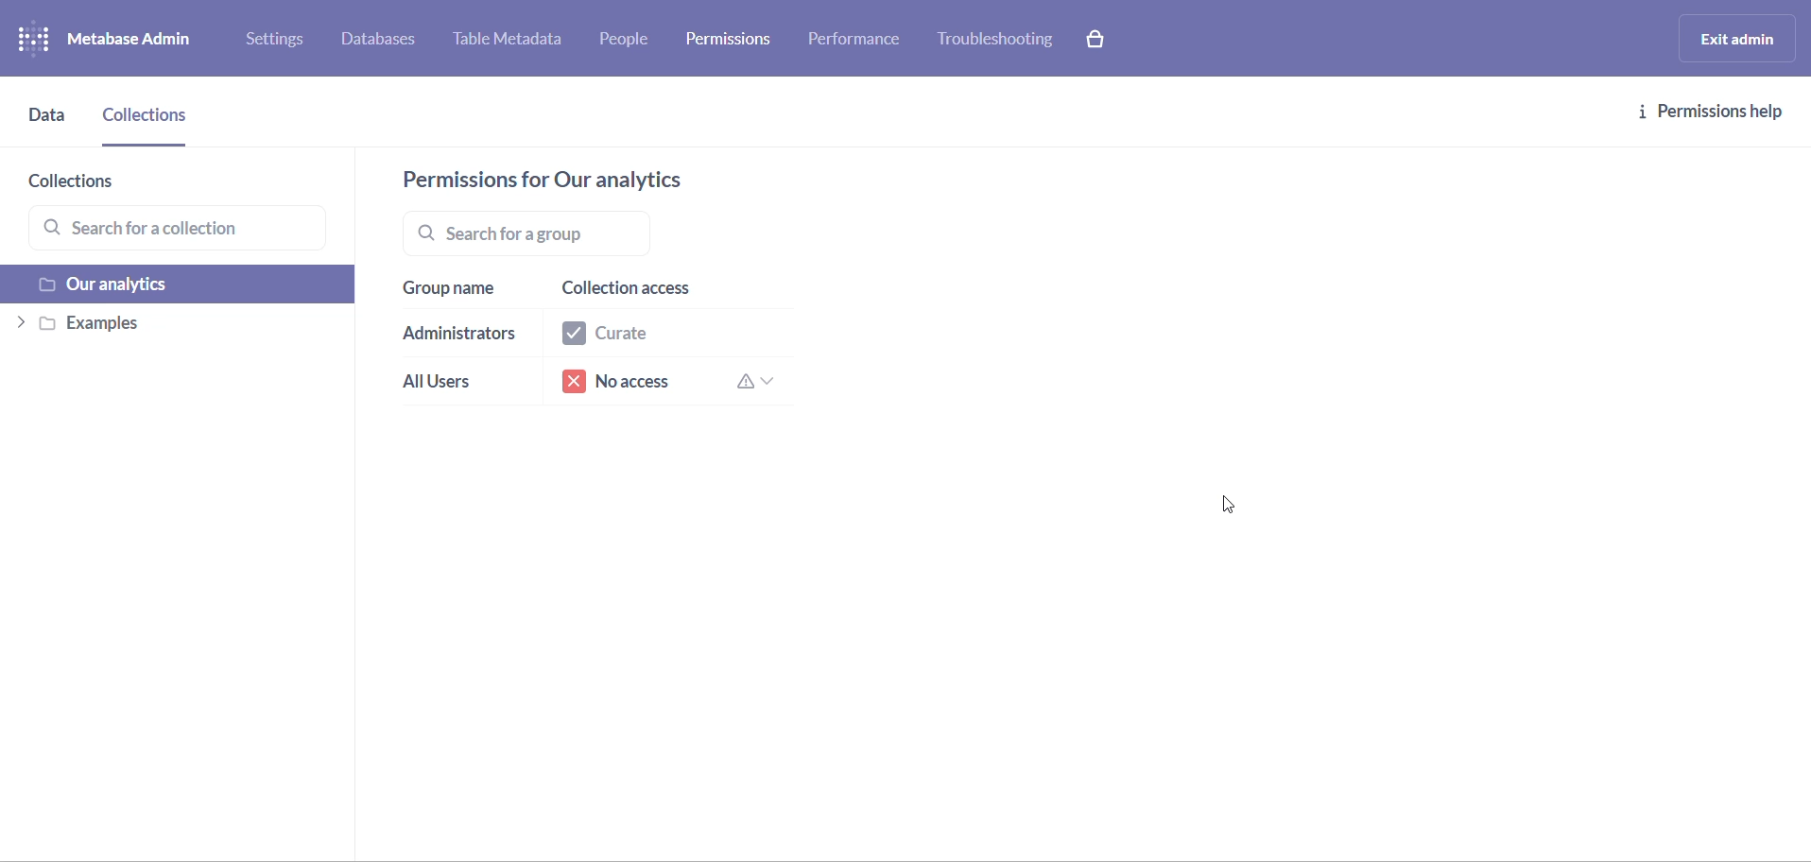 This screenshot has width=1811, height=862. I want to click on troubleshooting, so click(996, 40).